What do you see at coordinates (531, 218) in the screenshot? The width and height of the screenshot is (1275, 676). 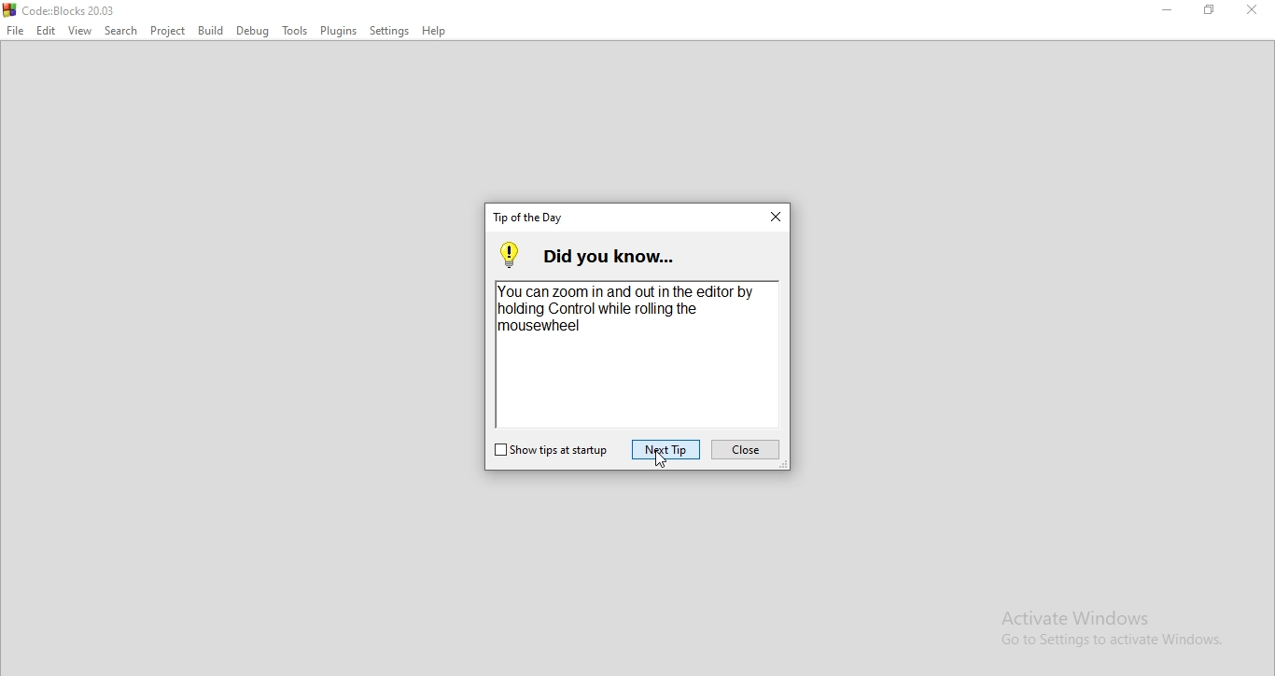 I see `tab title` at bounding box center [531, 218].